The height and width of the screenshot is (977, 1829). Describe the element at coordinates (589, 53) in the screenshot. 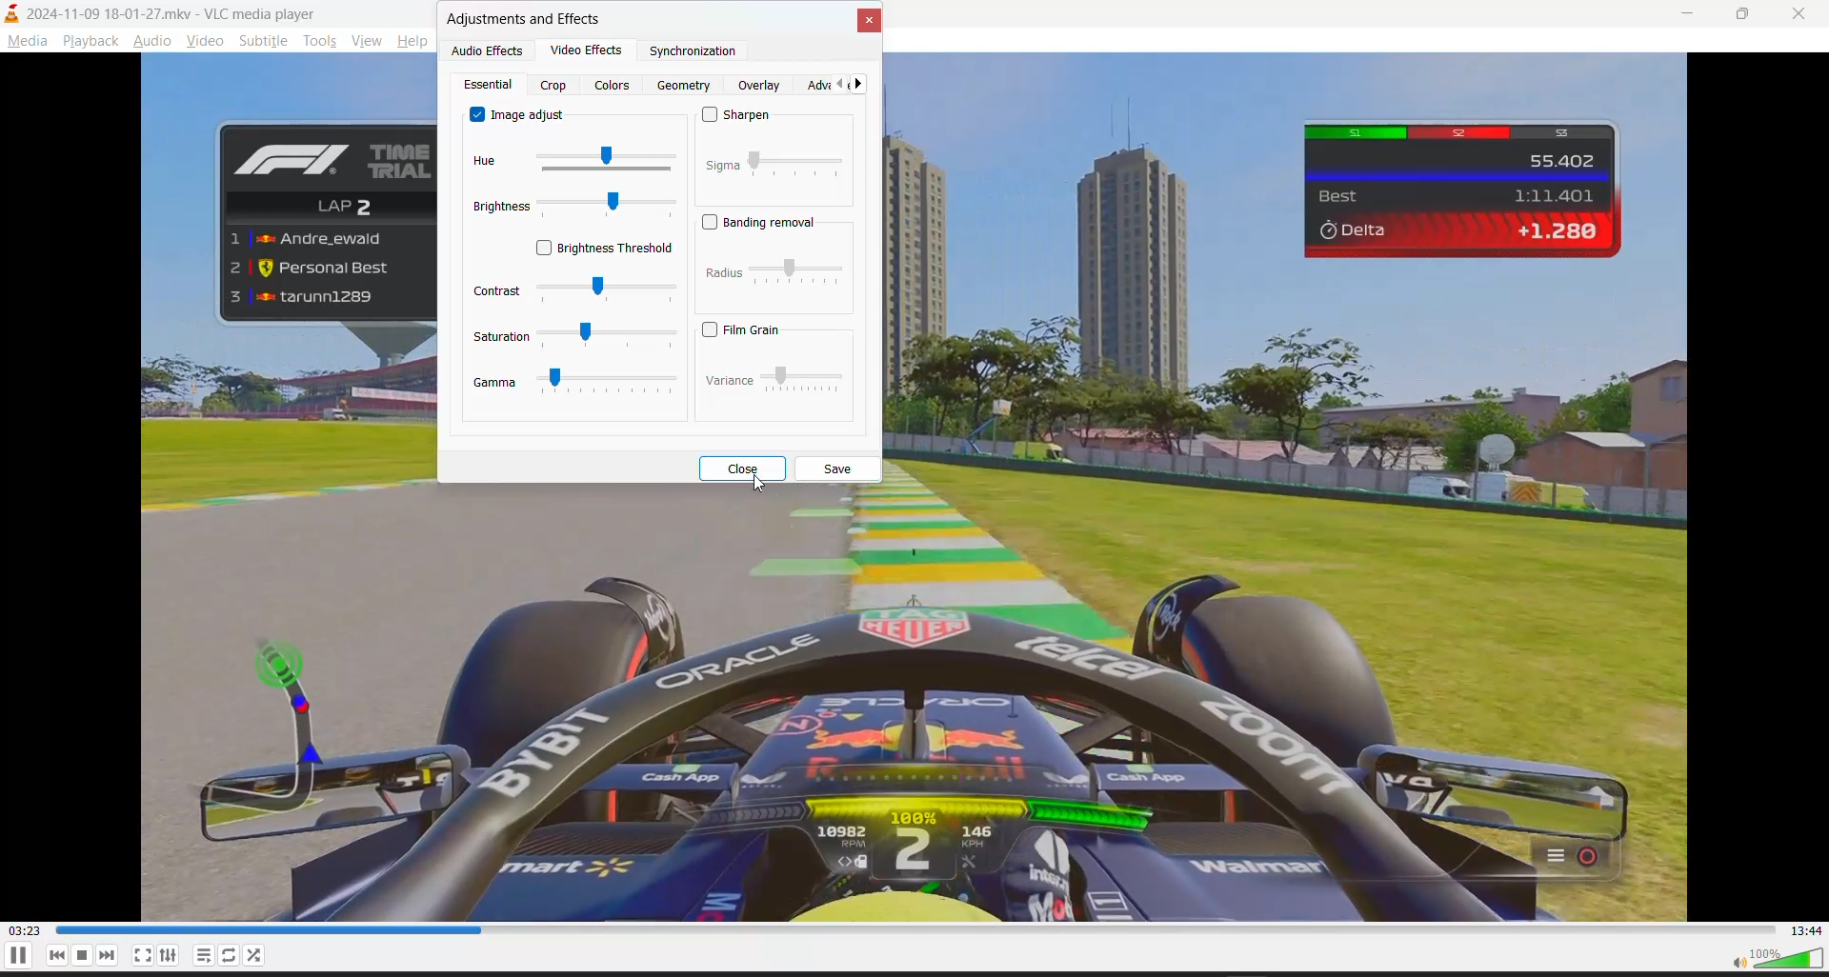

I see `video effects` at that location.